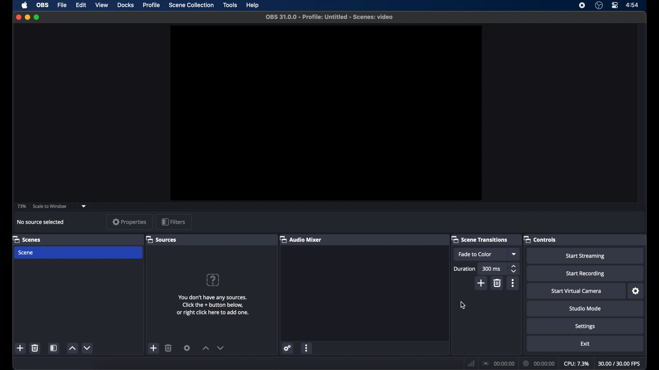 This screenshot has height=370, width=659. What do you see at coordinates (25, 5) in the screenshot?
I see `apple icon` at bounding box center [25, 5].